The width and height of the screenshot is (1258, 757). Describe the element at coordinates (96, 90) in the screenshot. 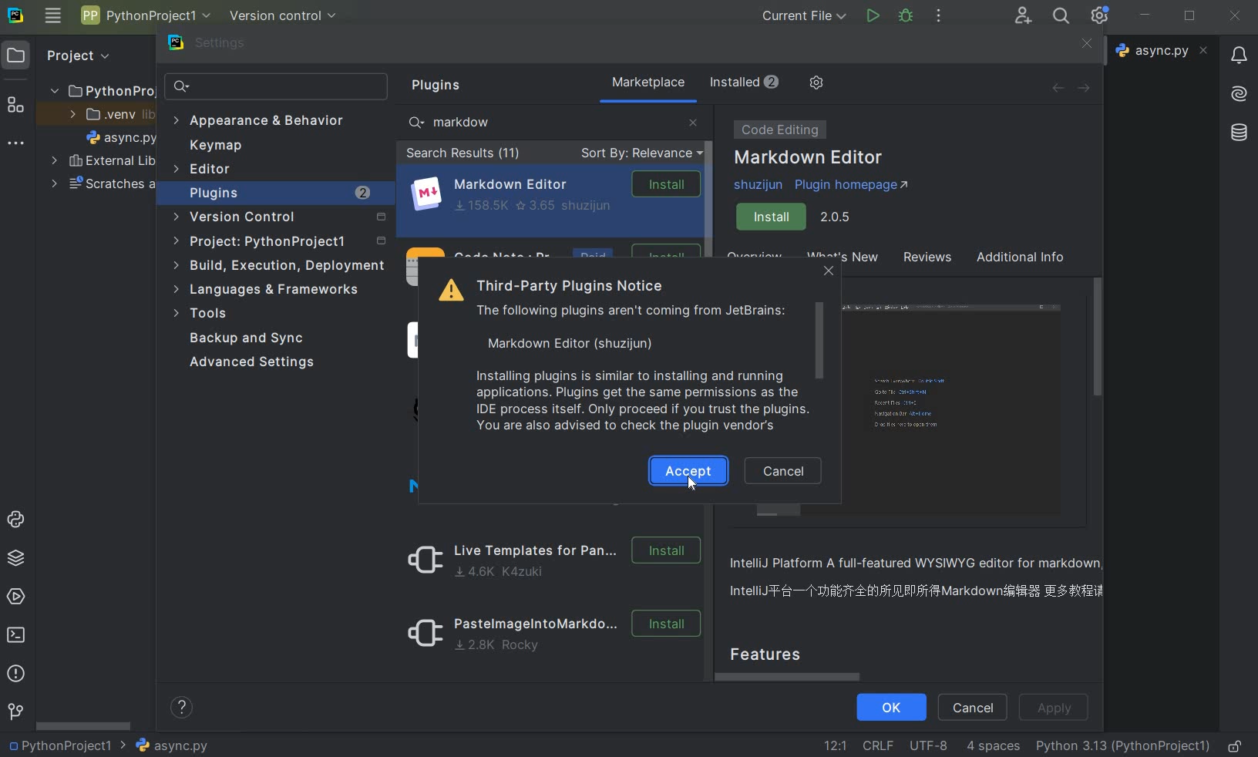

I see `project folder` at that location.